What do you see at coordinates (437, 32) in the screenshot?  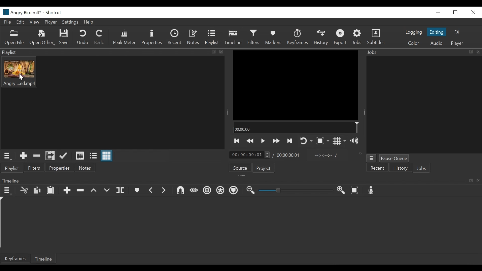 I see `Editing` at bounding box center [437, 32].